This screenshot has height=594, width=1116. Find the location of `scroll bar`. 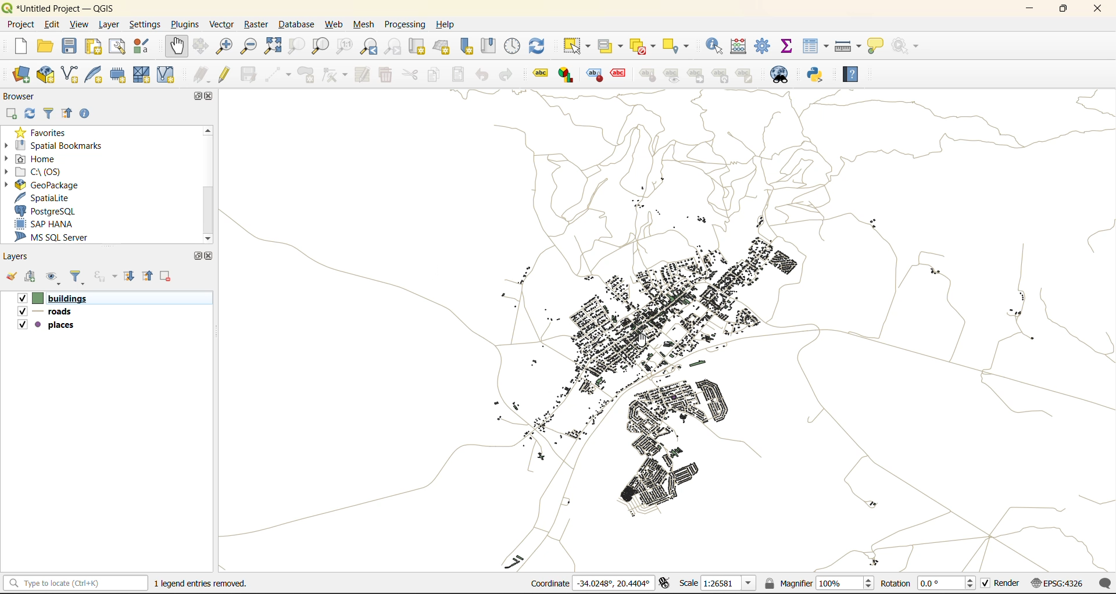

scroll bar is located at coordinates (212, 183).